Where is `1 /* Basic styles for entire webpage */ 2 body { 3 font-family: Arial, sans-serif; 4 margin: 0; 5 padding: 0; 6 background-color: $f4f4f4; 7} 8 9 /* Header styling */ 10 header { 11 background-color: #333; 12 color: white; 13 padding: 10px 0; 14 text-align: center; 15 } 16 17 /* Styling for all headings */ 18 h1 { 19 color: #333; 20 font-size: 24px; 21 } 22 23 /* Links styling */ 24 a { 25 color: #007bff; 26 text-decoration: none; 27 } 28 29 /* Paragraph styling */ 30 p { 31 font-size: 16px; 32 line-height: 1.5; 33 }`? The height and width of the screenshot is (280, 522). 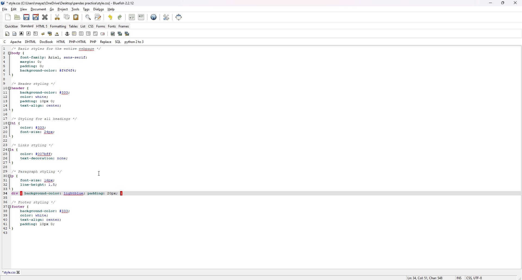
1 /* Basic styles for entire webpage */ 2 body { 3 font-family: Arial, sans-serif; 4 margin: 0; 5 padding: 0; 6 background-color: $f4f4f4; 7} 8 9 /* Header styling */ 10 header { 11 background-color: #333; 12 color: white; 13 padding: 10px 0; 14 text-align: center; 15 } 16 17 /* Styling for all headings */ 18 h1 { 19 color: #333; 20 font-size: 24px; 21 } 22 23 /* Links styling */ 24 a { 25 color: #007bff; 26 text-decoration: none; 27 } 28 29 /* Paragraph styling */ 30 p { 31 font-size: 16px; 32 line-height: 1.5; 33 } is located at coordinates (52, 118).